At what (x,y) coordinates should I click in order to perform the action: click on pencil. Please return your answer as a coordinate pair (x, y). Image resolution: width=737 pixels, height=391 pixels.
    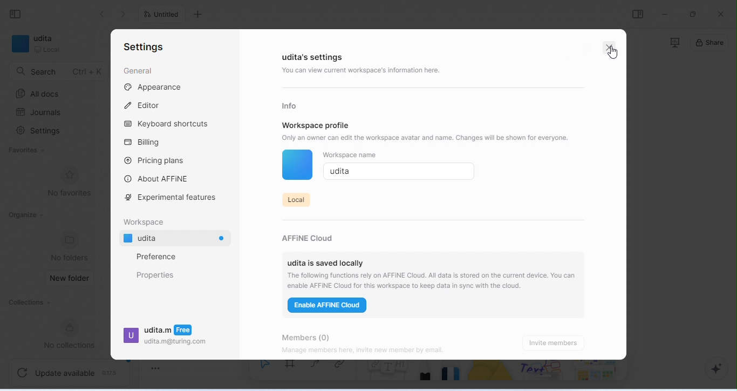
    Looking at the image, I should click on (426, 374).